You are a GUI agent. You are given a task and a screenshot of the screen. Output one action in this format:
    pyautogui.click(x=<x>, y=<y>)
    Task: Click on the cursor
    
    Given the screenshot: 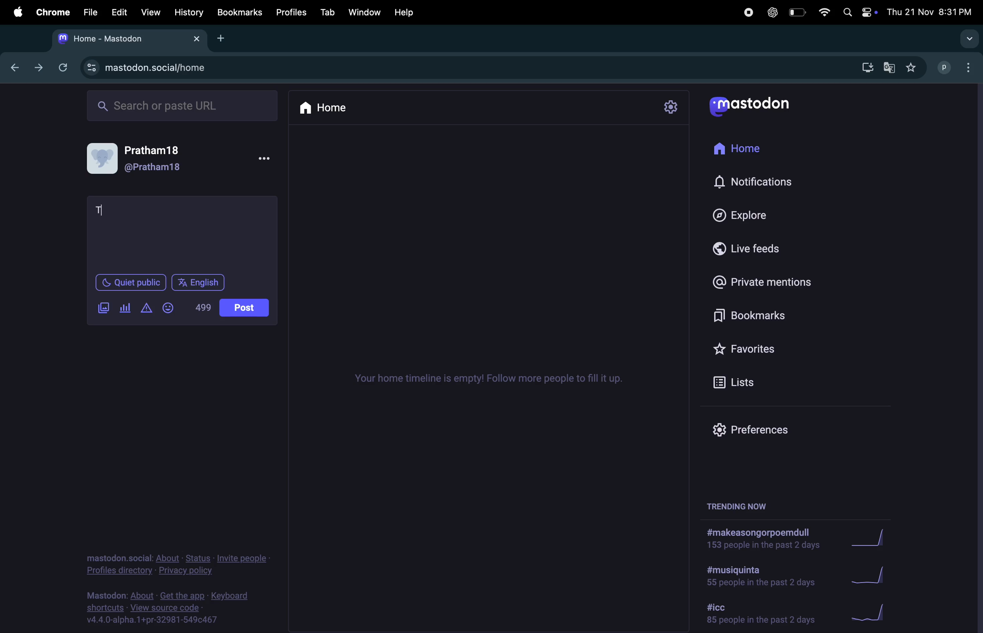 What is the action you would take?
    pyautogui.click(x=111, y=216)
    